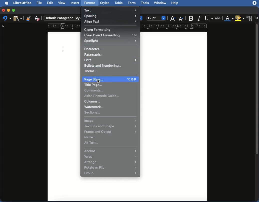 Image resolution: width=259 pixels, height=202 pixels. What do you see at coordinates (61, 18) in the screenshot?
I see `Paragraph style` at bounding box center [61, 18].